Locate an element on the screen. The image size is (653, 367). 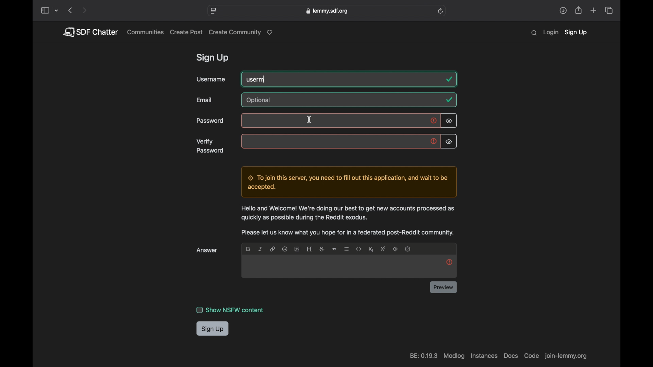
web address is located at coordinates (326, 11).